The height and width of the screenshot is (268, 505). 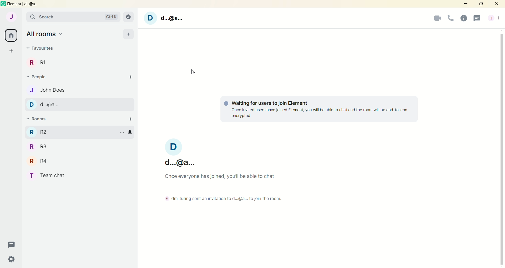 What do you see at coordinates (477, 18) in the screenshot?
I see `threads` at bounding box center [477, 18].